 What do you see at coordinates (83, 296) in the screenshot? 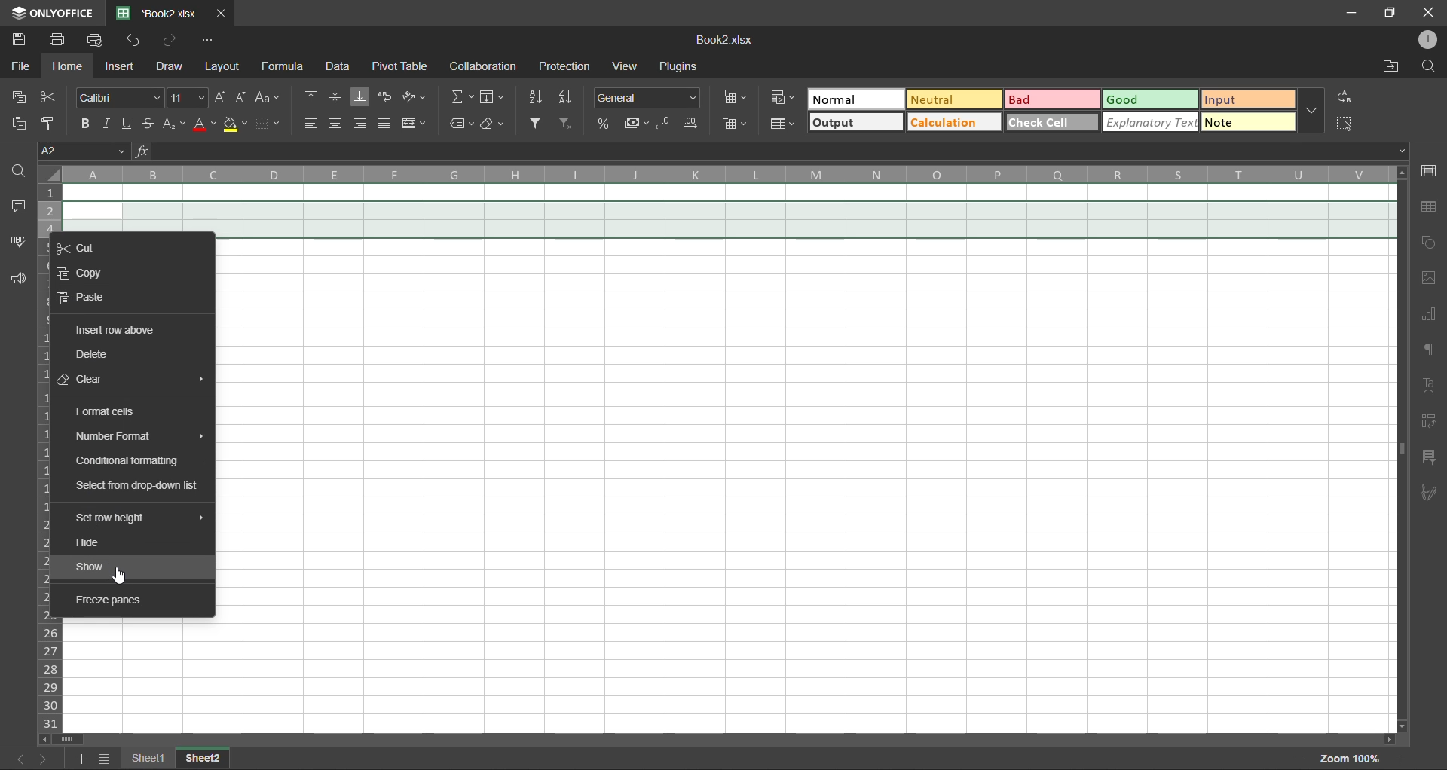
I see `paste` at bounding box center [83, 296].